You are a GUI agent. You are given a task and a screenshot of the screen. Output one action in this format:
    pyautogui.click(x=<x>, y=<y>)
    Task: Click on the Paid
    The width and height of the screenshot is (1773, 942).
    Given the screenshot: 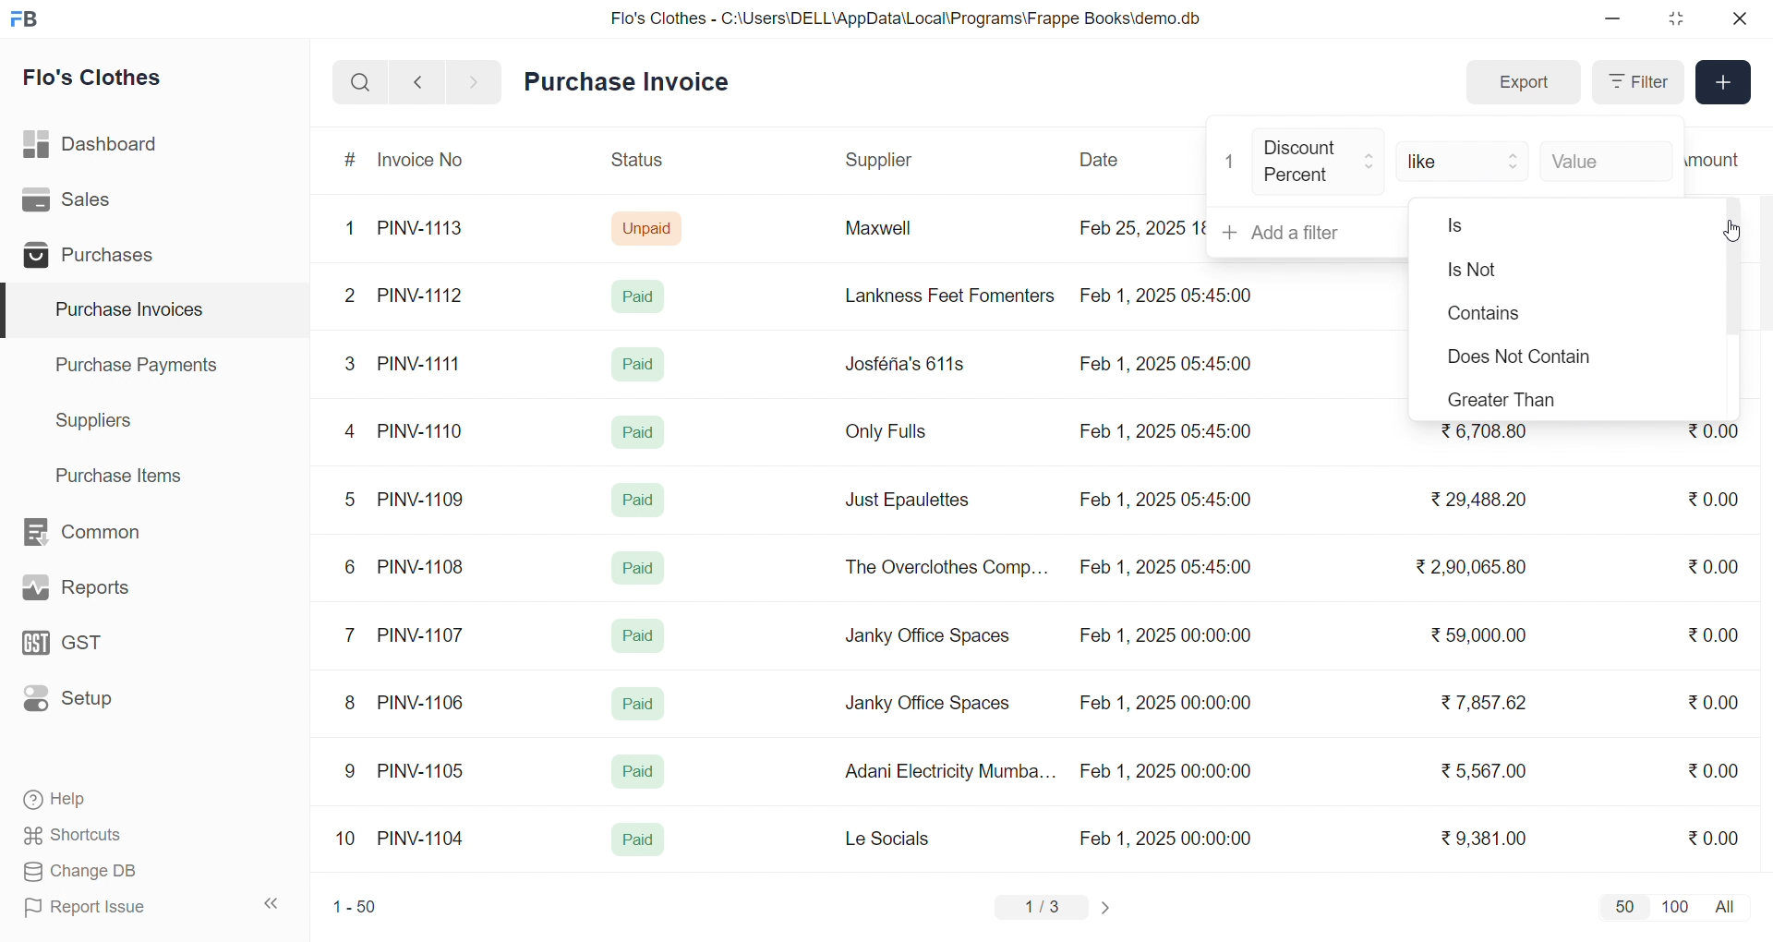 What is the action you would take?
    pyautogui.click(x=639, y=364)
    